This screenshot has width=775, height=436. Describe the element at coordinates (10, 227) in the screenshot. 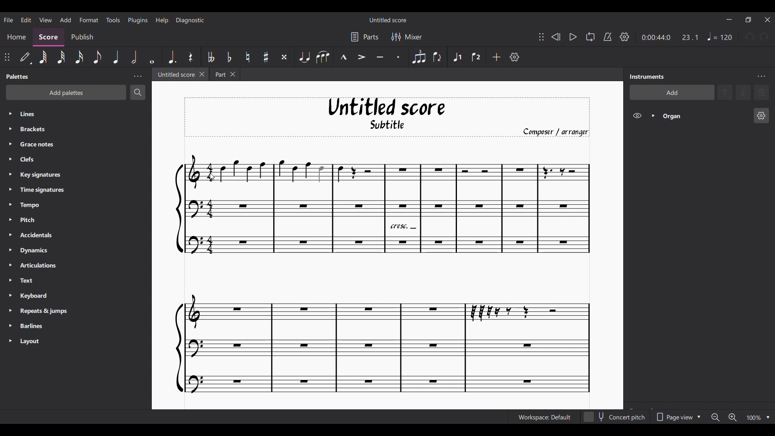

I see `Expand respective palette lines` at that location.